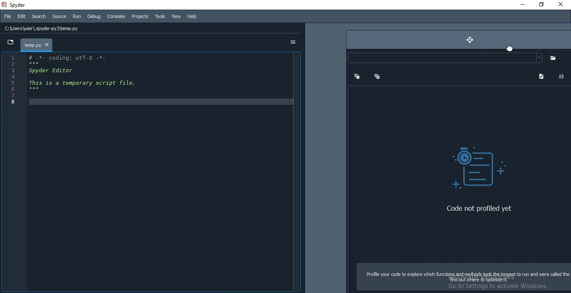  I want to click on Projects, so click(139, 17).